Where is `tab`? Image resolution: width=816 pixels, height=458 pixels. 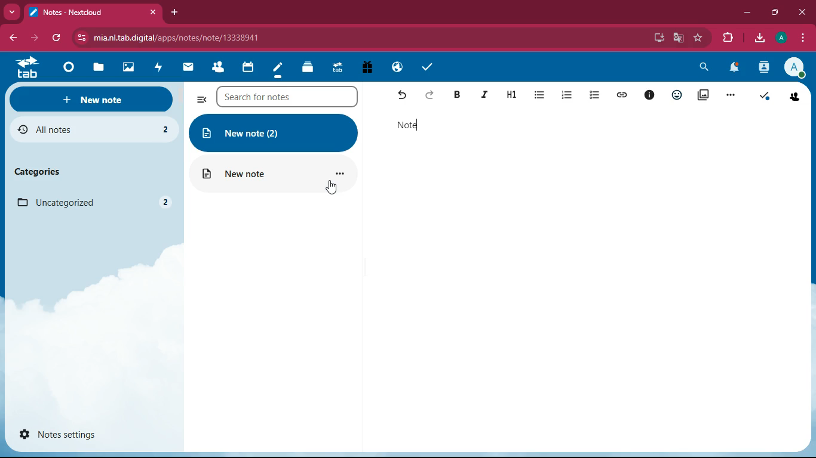
tab is located at coordinates (82, 13).